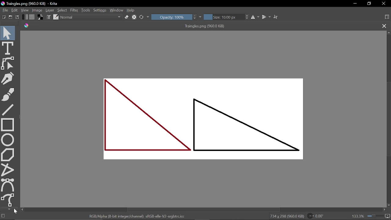  Describe the element at coordinates (27, 26) in the screenshot. I see `app icon` at that location.